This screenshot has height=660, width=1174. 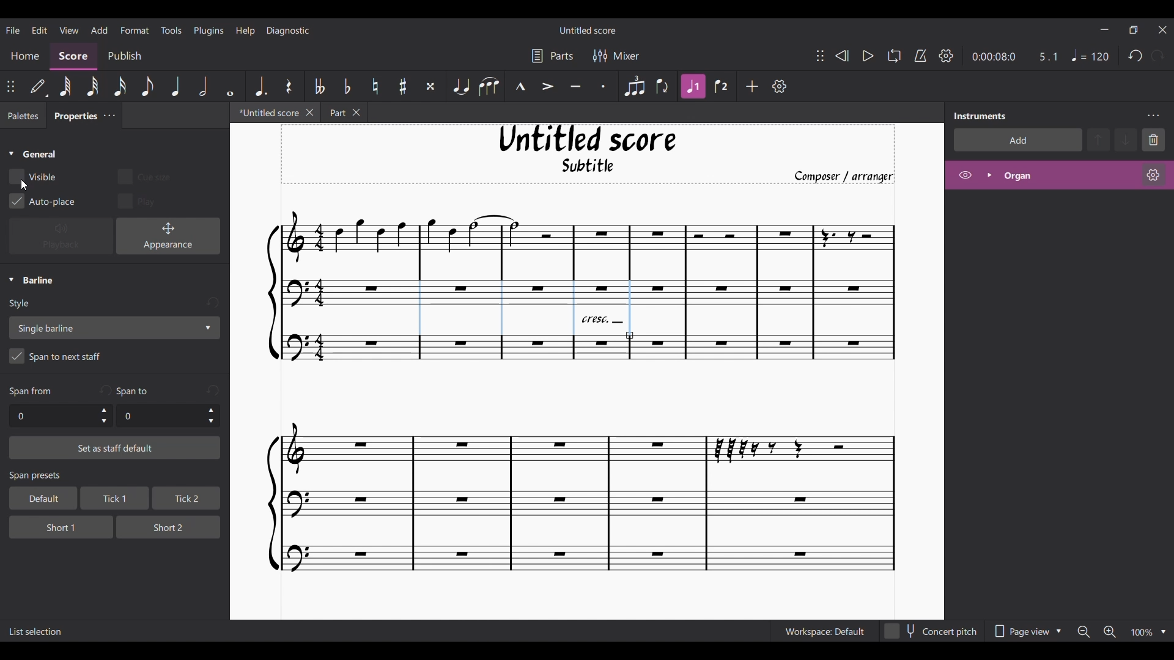 What do you see at coordinates (21, 116) in the screenshot?
I see `Palette tab` at bounding box center [21, 116].